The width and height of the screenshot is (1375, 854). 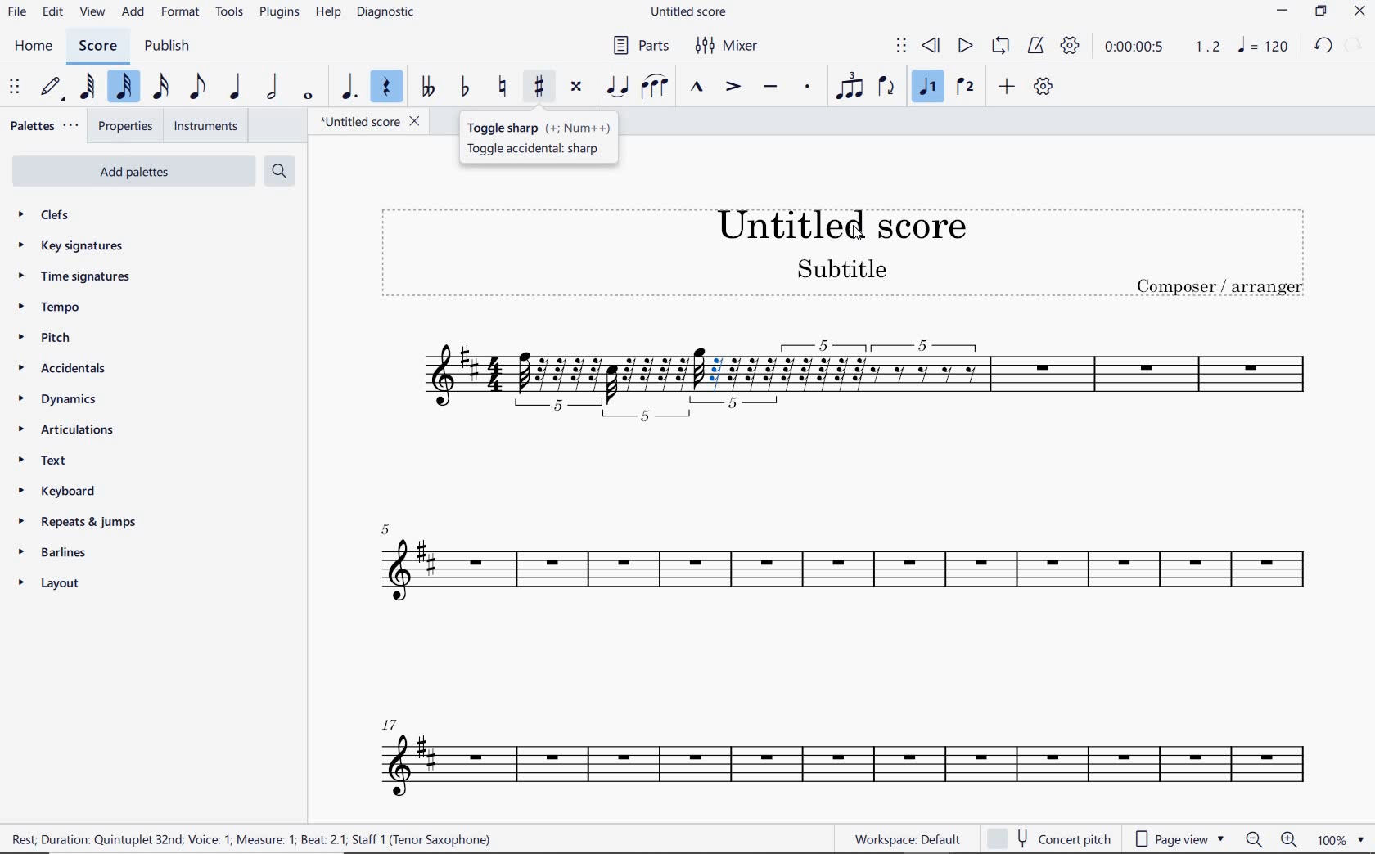 I want to click on ADD, so click(x=133, y=12).